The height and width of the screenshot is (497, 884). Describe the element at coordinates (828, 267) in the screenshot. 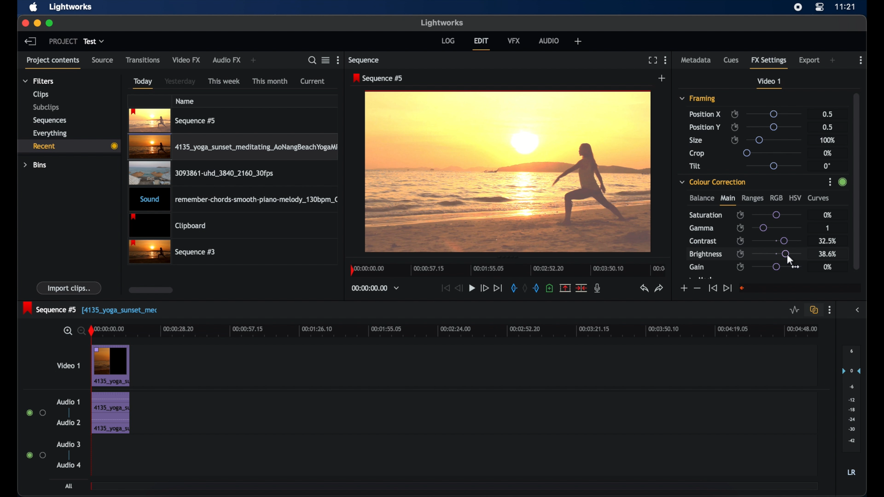

I see `0%` at that location.